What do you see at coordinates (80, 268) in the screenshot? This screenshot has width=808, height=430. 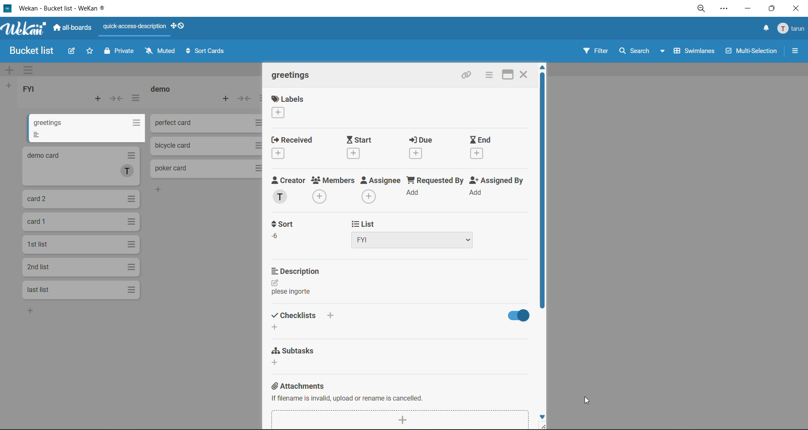 I see `cards` at bounding box center [80, 268].